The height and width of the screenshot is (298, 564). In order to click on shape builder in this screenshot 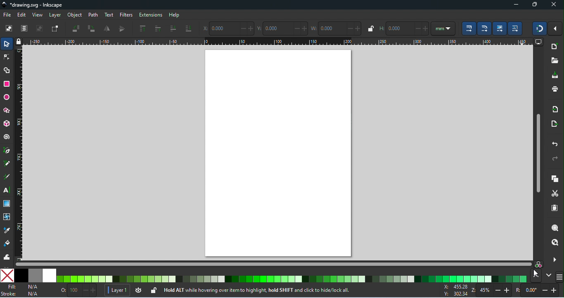, I will do `click(7, 70)`.